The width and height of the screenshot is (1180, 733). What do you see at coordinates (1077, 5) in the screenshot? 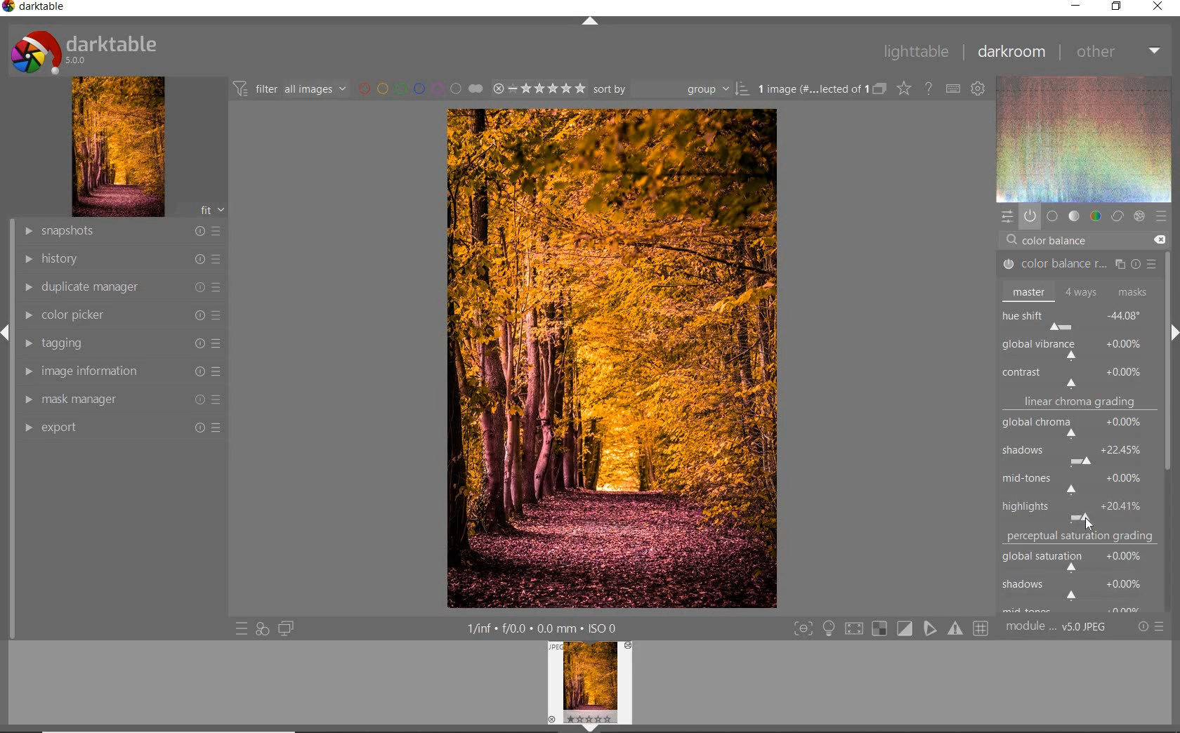
I see `minimize` at bounding box center [1077, 5].